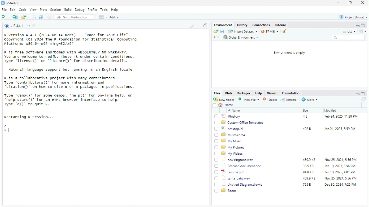  I want to click on Profile, so click(93, 10).